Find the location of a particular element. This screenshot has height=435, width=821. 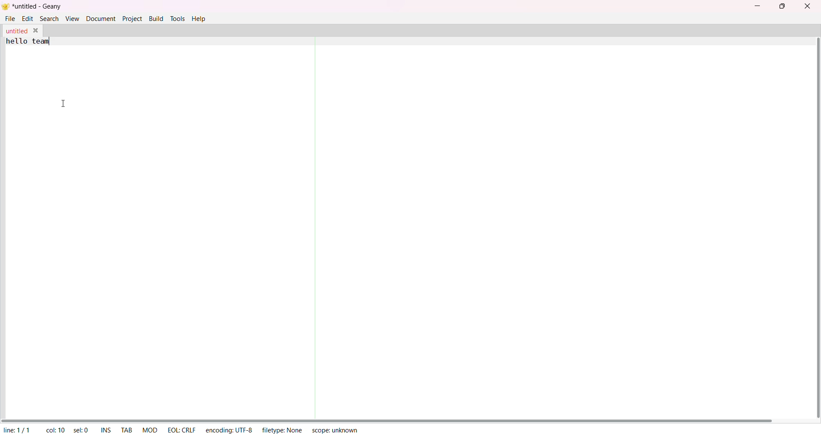

horizontal scroll bar is located at coordinates (401, 419).